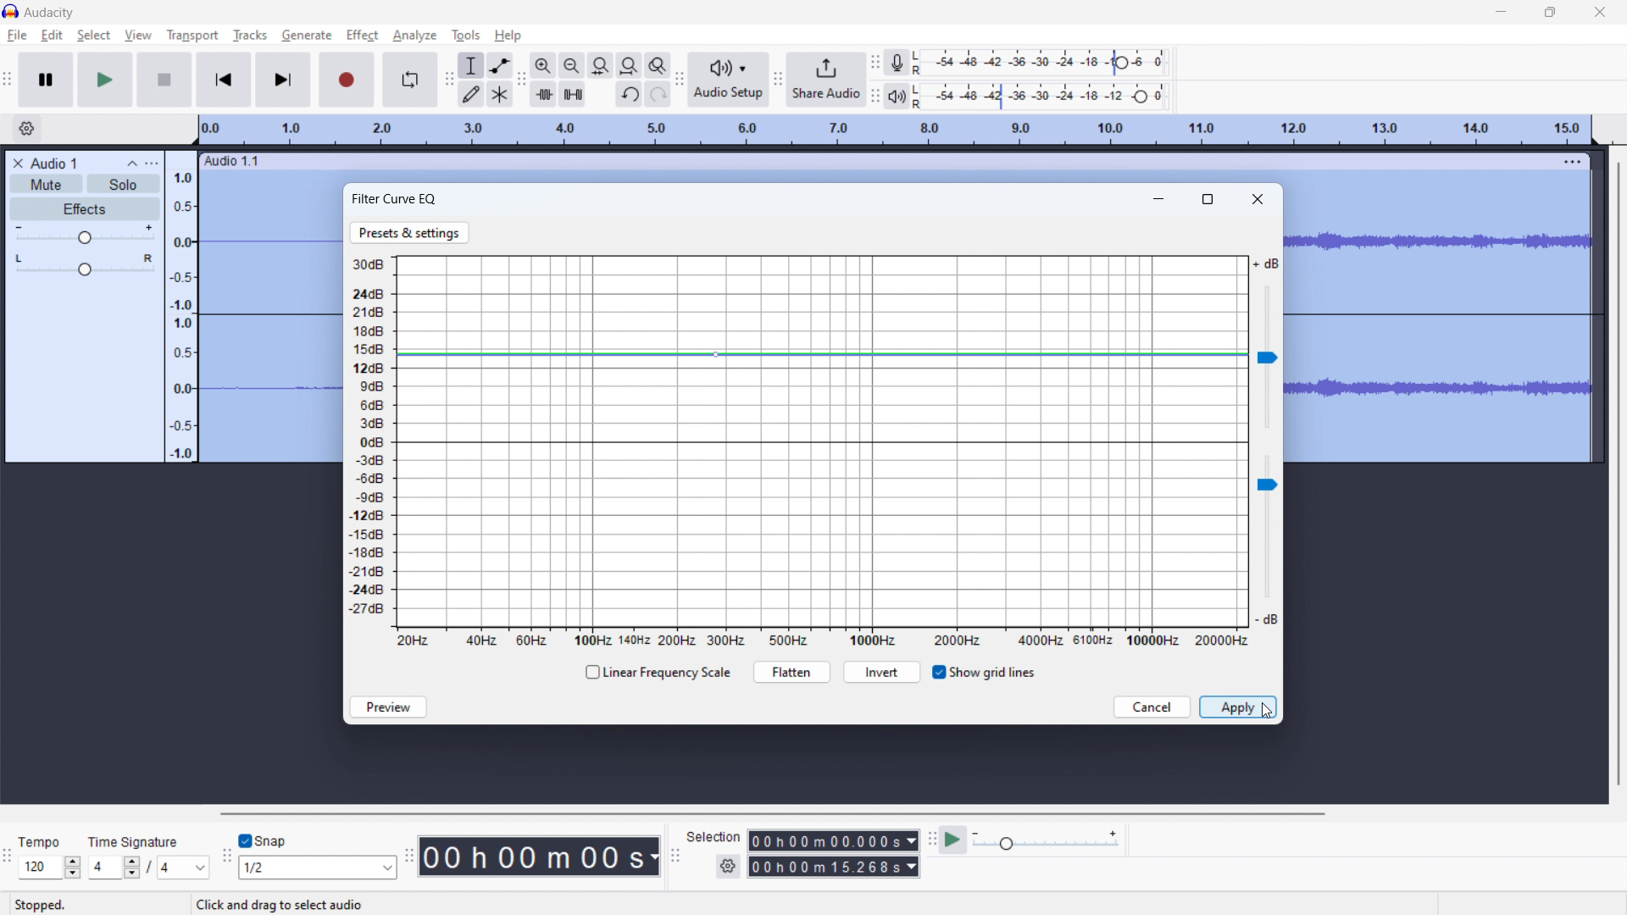  Describe the element at coordinates (983, 673) in the screenshot. I see `show grid lines toggle` at that location.